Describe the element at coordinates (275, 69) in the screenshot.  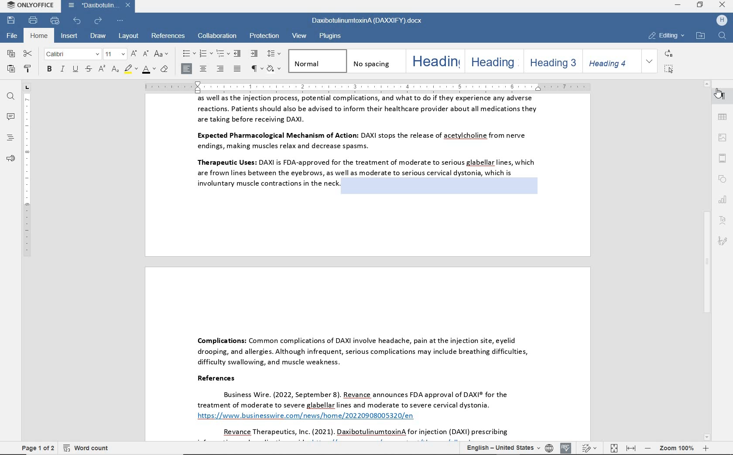
I see `shading` at that location.